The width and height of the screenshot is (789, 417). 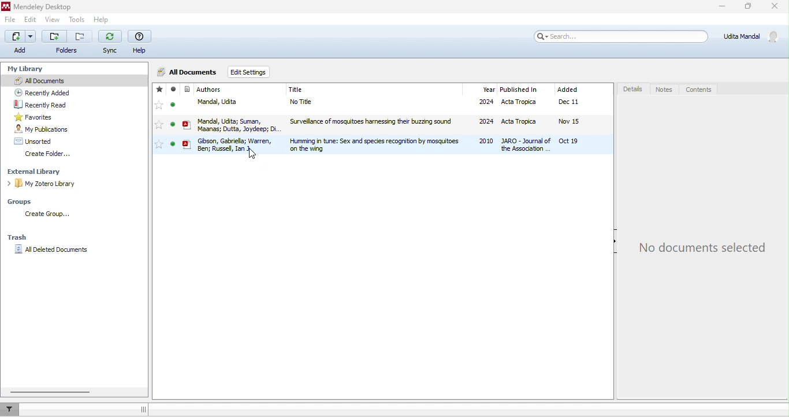 I want to click on year, so click(x=489, y=90).